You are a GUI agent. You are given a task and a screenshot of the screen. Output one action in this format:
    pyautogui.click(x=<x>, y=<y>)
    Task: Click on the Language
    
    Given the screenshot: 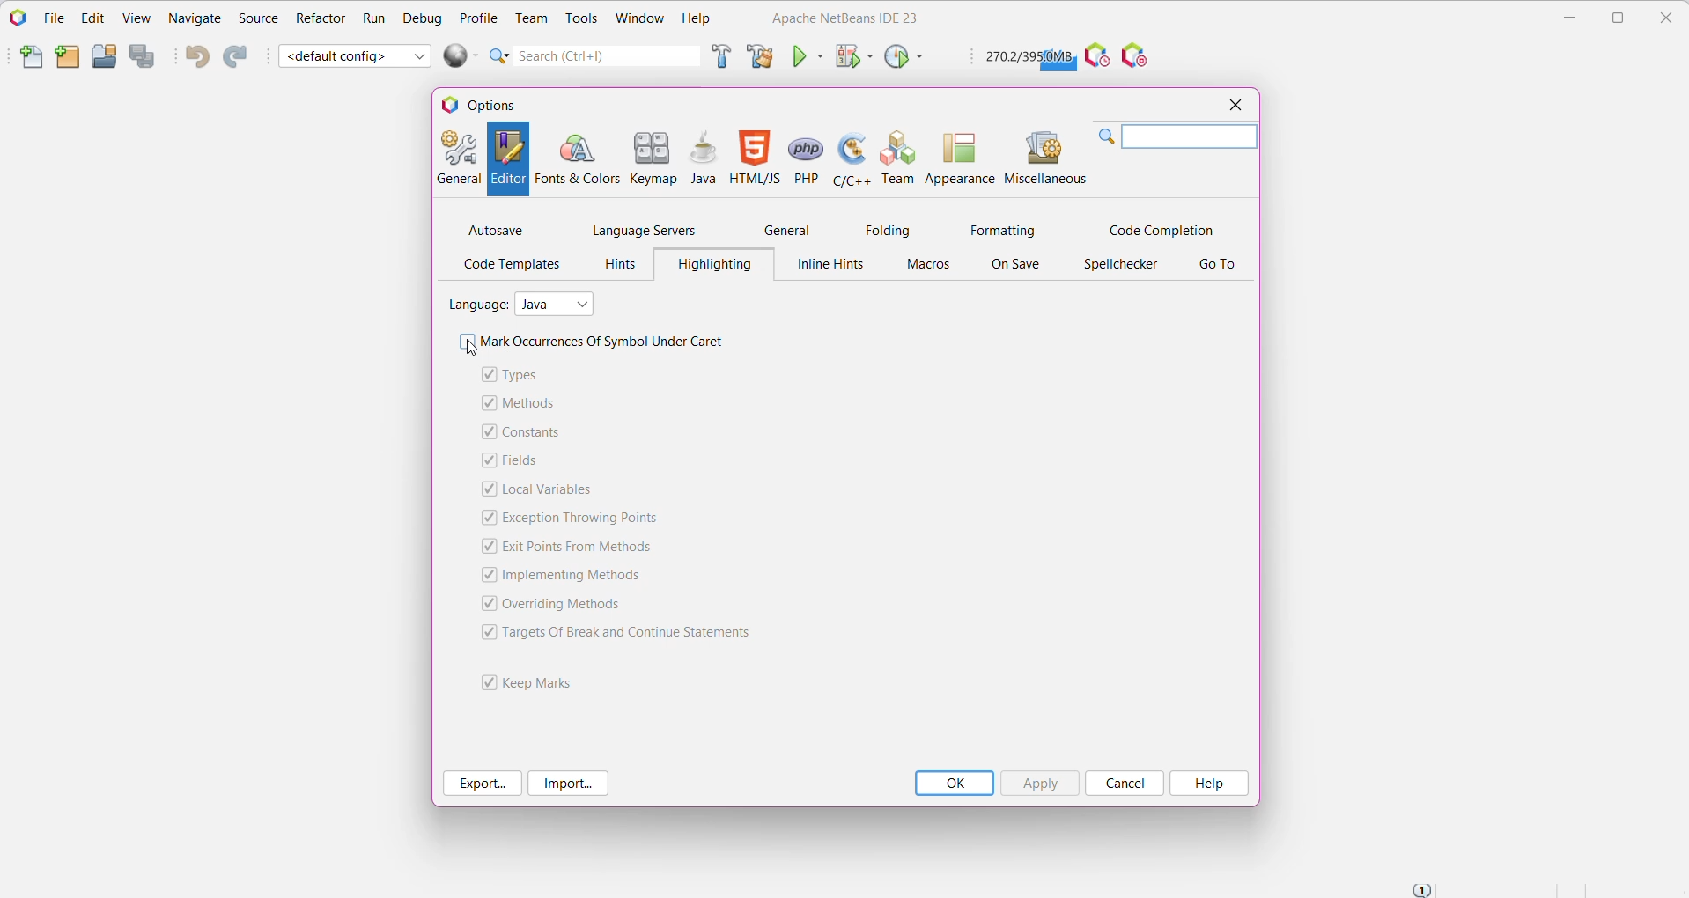 What is the action you would take?
    pyautogui.click(x=477, y=303)
    